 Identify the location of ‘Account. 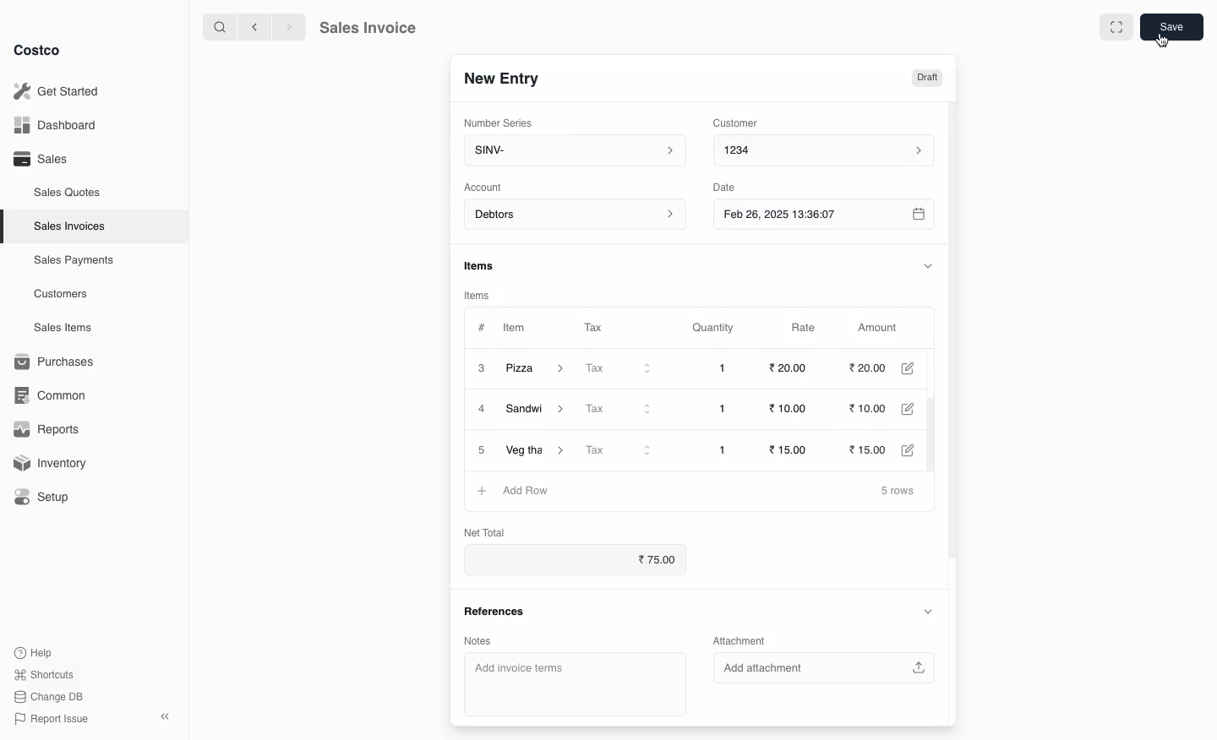
(487, 187).